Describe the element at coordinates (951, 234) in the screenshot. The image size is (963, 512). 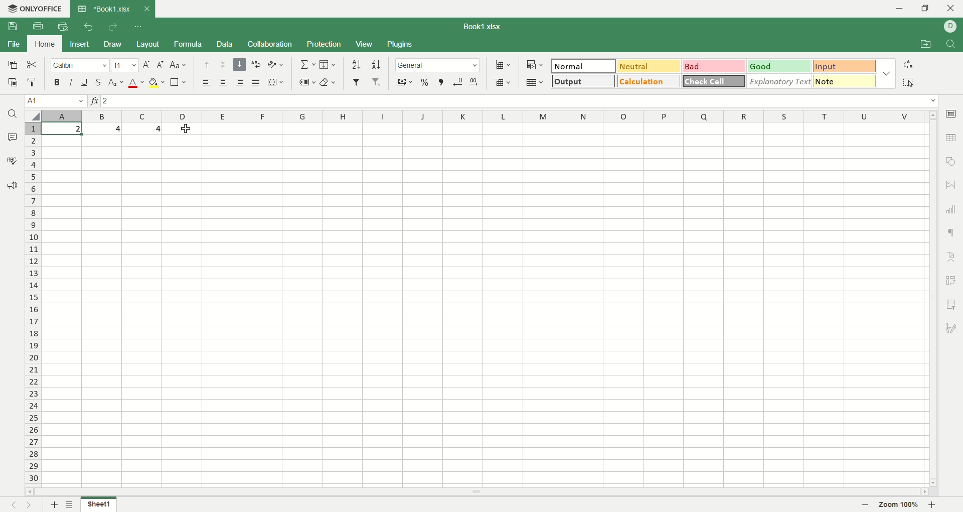
I see `paragraph settings` at that location.